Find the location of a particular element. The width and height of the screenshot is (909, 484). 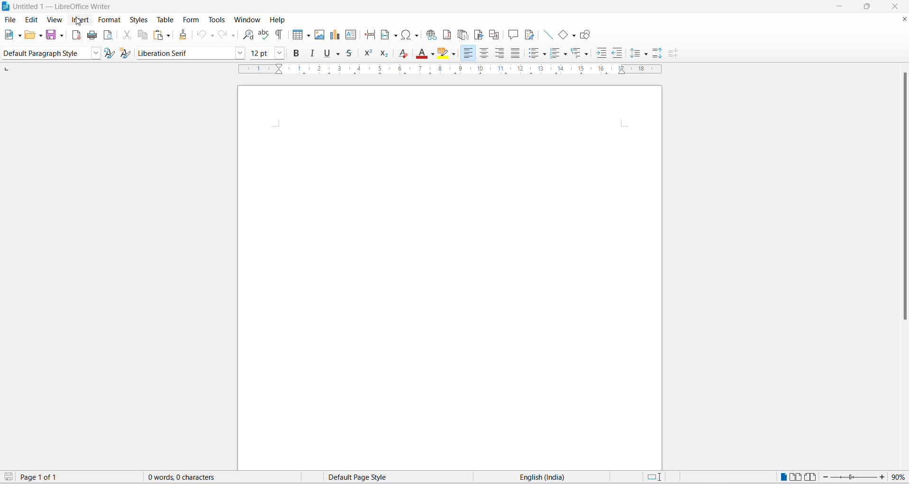

page is located at coordinates (450, 278).